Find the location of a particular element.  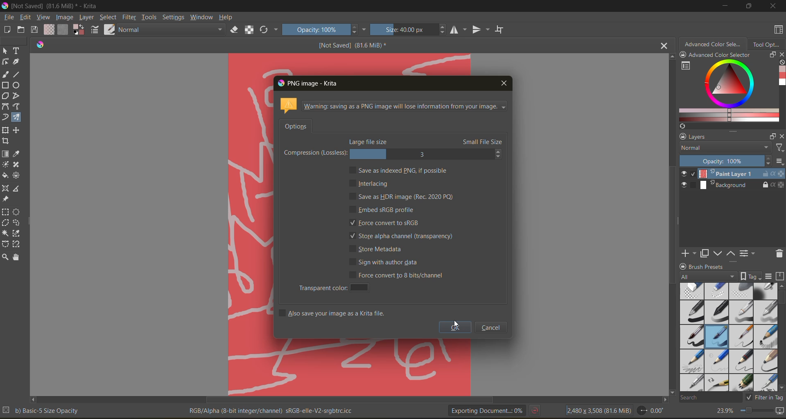

Advanced color selector is located at coordinates (781, 77).